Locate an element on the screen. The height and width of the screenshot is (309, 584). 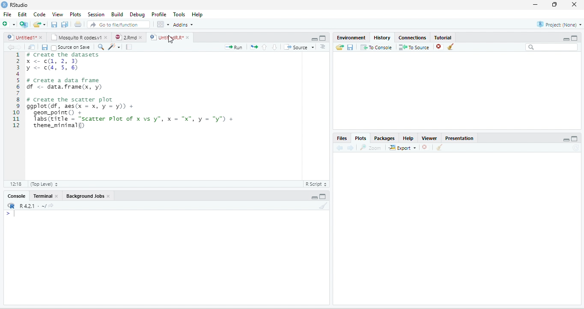
Remove the selected history entries is located at coordinates (440, 47).